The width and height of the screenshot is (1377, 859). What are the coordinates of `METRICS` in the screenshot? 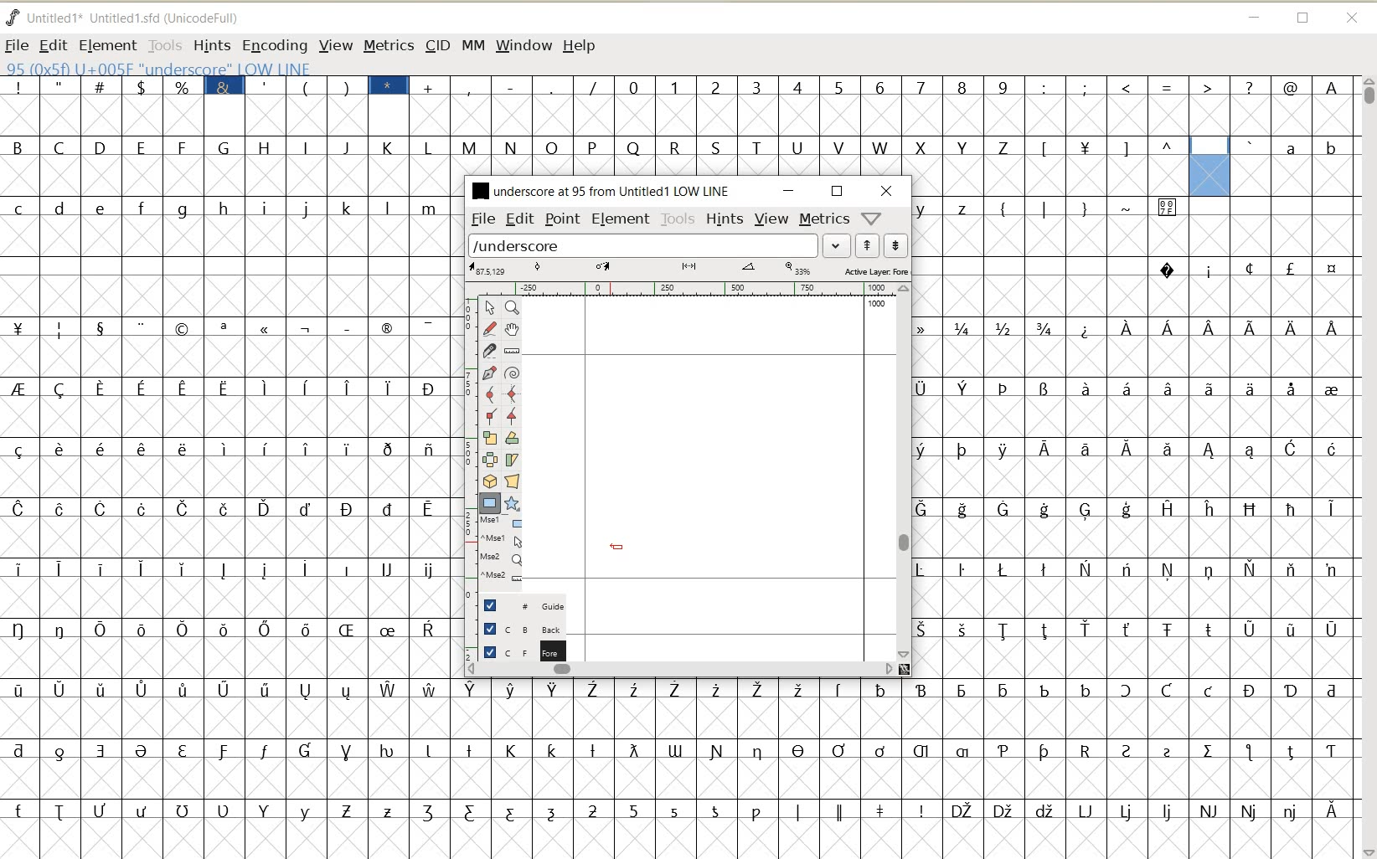 It's located at (388, 45).